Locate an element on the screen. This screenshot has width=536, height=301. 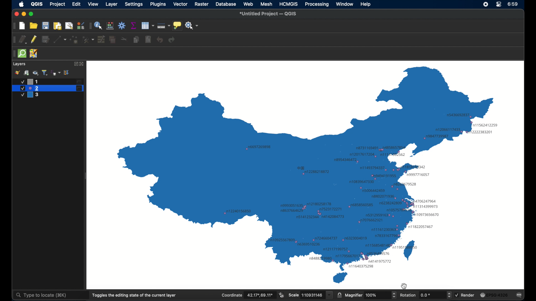
show statistical summary  is located at coordinates (134, 26).